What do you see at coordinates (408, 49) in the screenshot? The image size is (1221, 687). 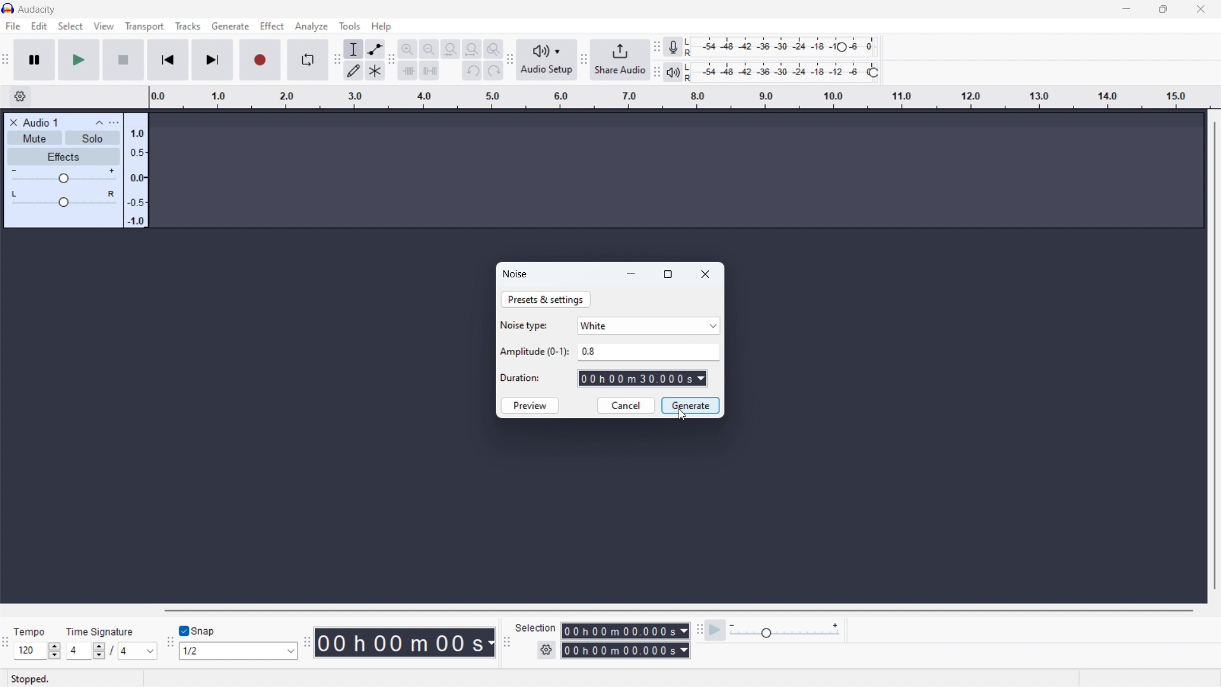 I see `zoom in` at bounding box center [408, 49].